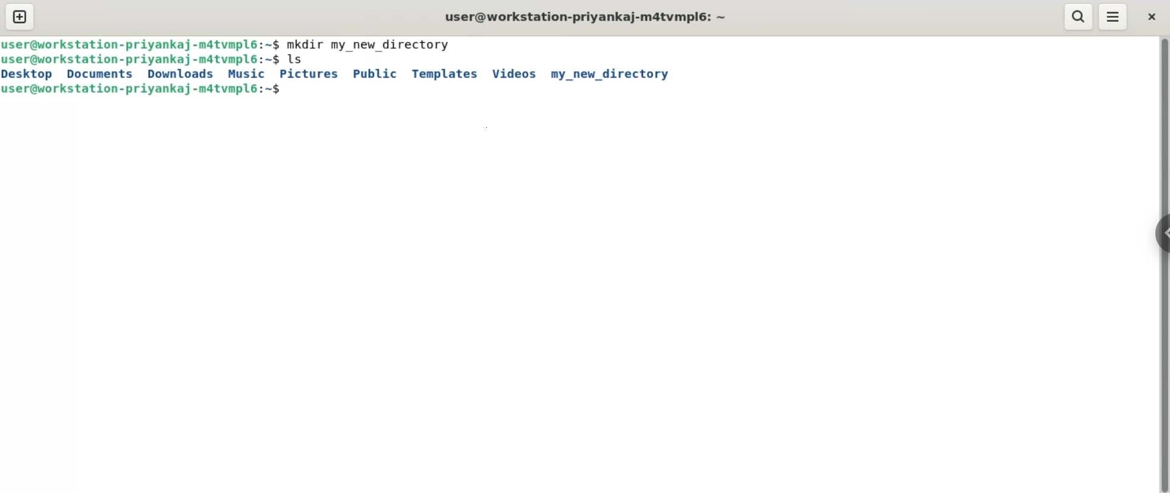 This screenshot has height=493, width=1170. What do you see at coordinates (177, 74) in the screenshot?
I see `downloads` at bounding box center [177, 74].